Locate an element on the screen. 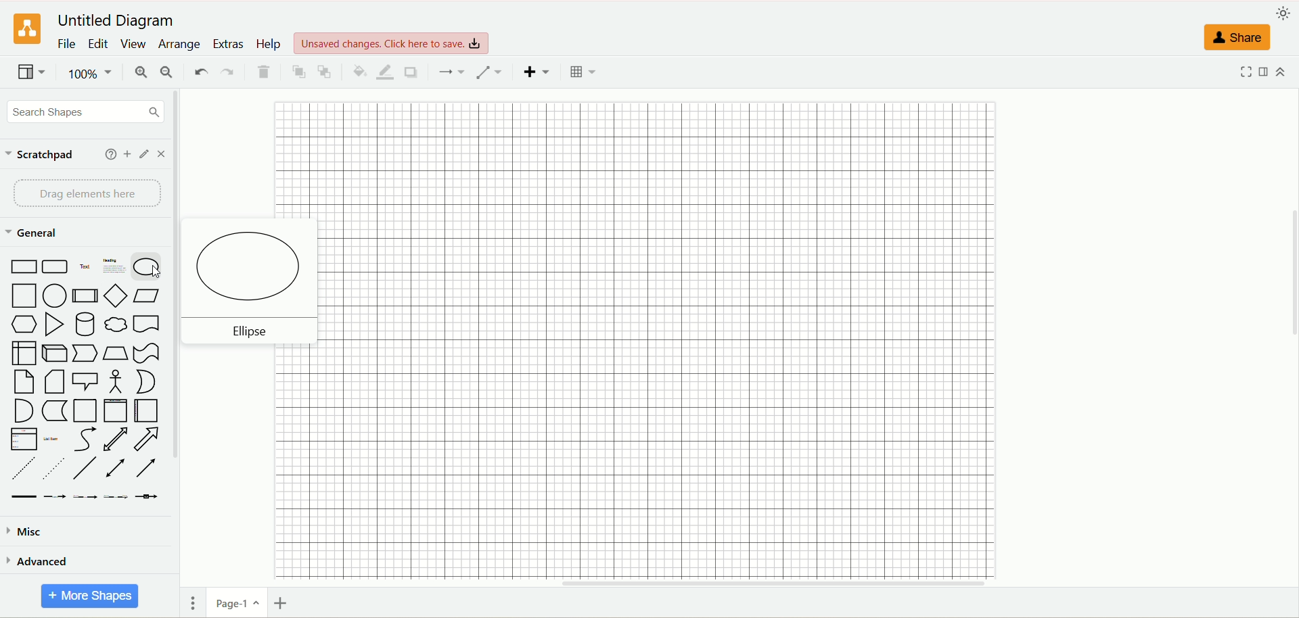 This screenshot has width=1299, height=618. pages is located at coordinates (191, 599).